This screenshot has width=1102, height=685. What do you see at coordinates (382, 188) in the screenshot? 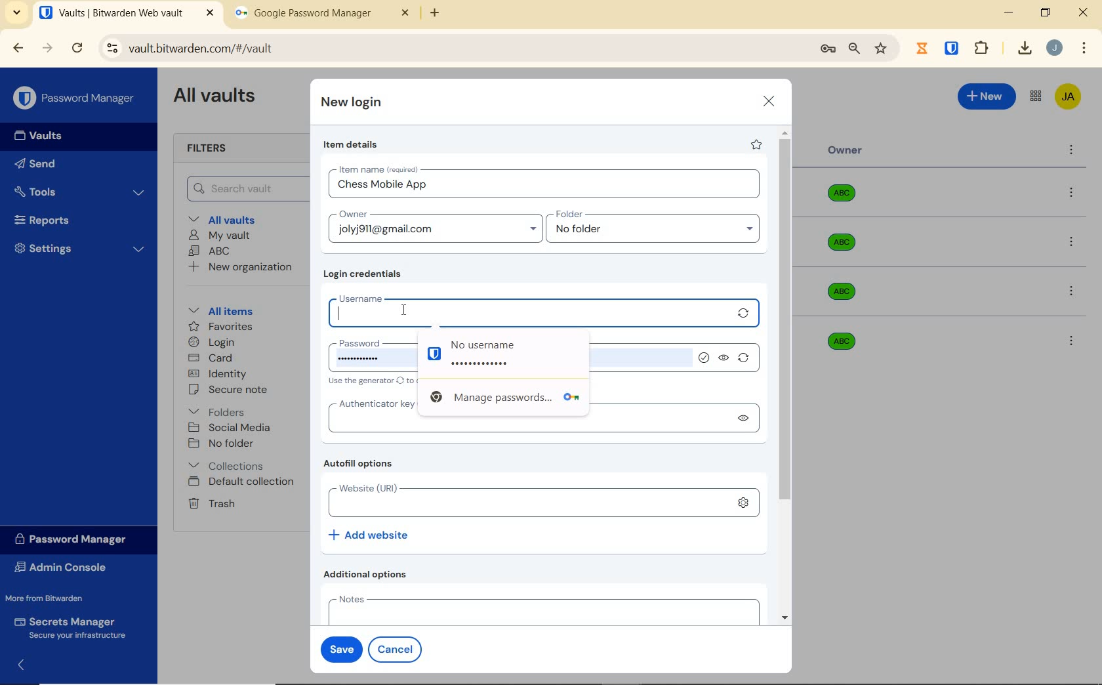
I see `login name` at bounding box center [382, 188].